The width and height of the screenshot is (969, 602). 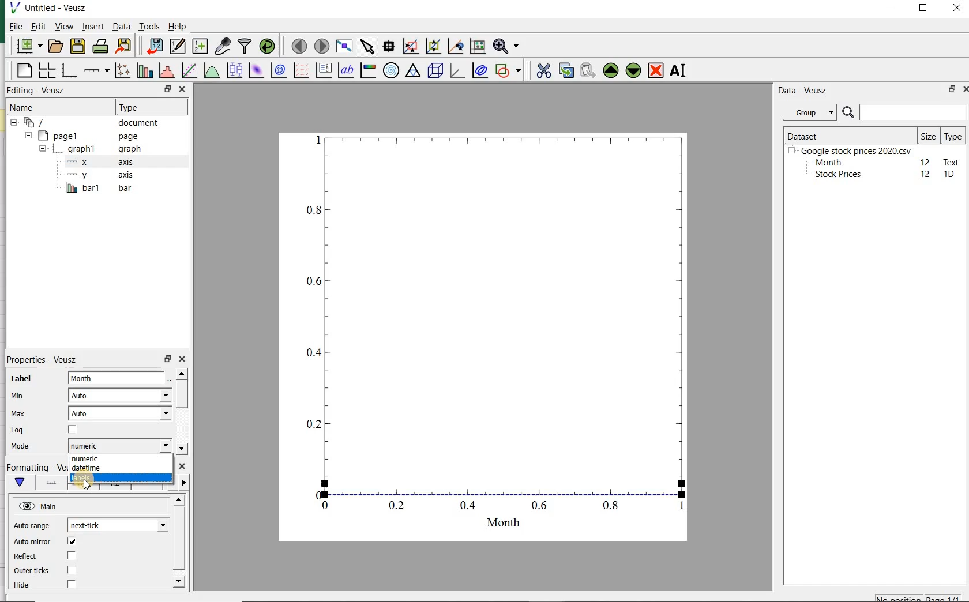 What do you see at coordinates (950, 175) in the screenshot?
I see `1D` at bounding box center [950, 175].